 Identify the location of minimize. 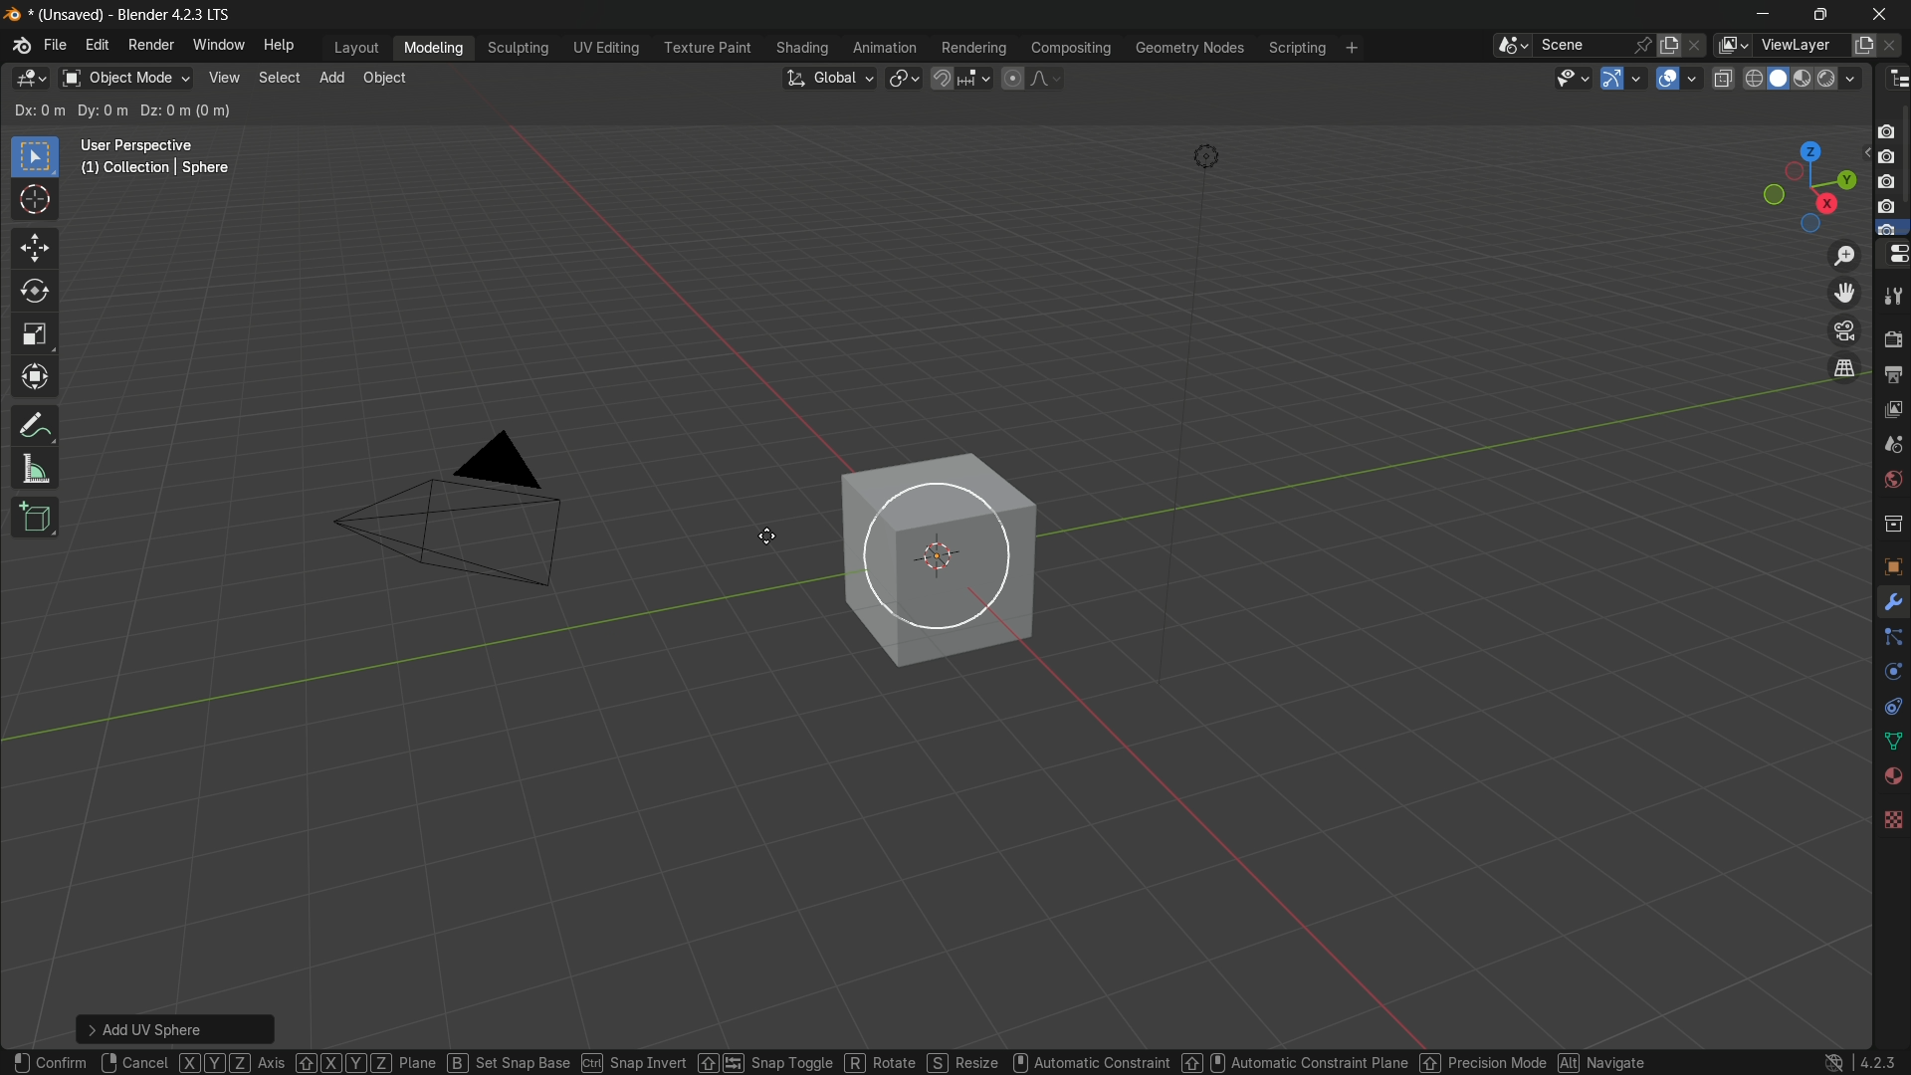
(1763, 16).